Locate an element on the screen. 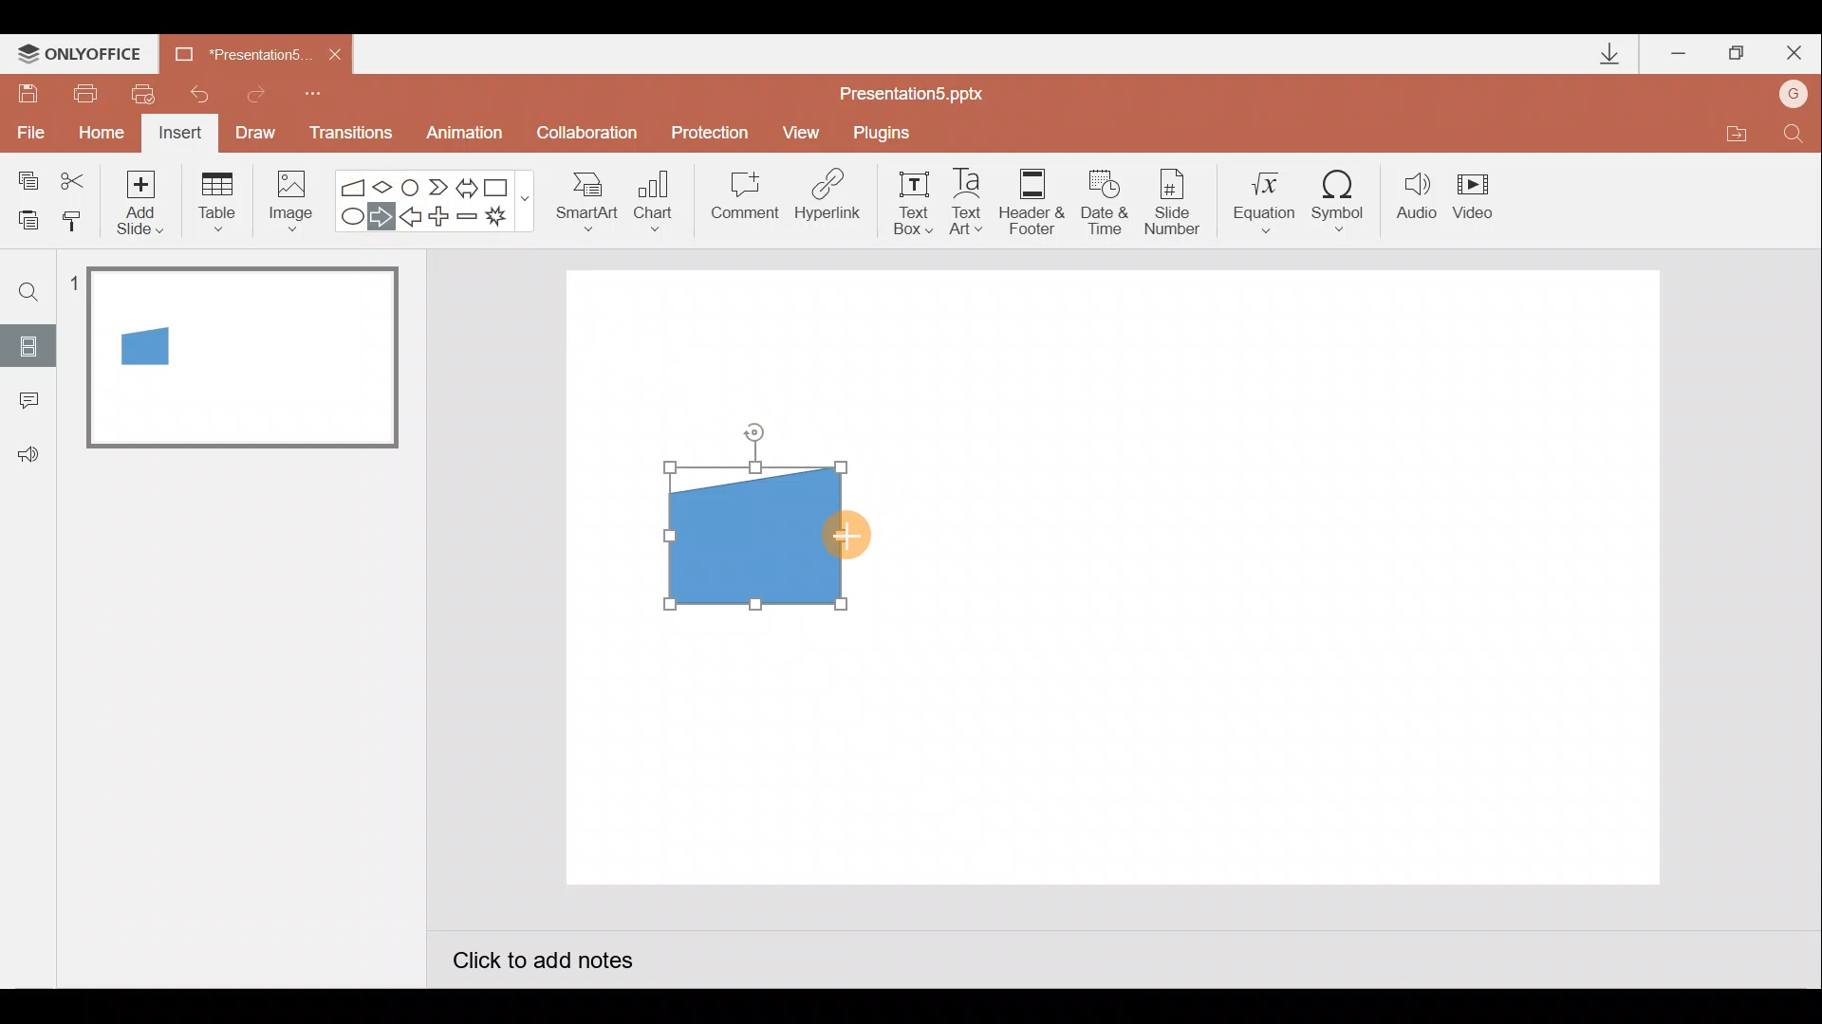 The height and width of the screenshot is (1024, 1822). Downloads is located at coordinates (1607, 55).